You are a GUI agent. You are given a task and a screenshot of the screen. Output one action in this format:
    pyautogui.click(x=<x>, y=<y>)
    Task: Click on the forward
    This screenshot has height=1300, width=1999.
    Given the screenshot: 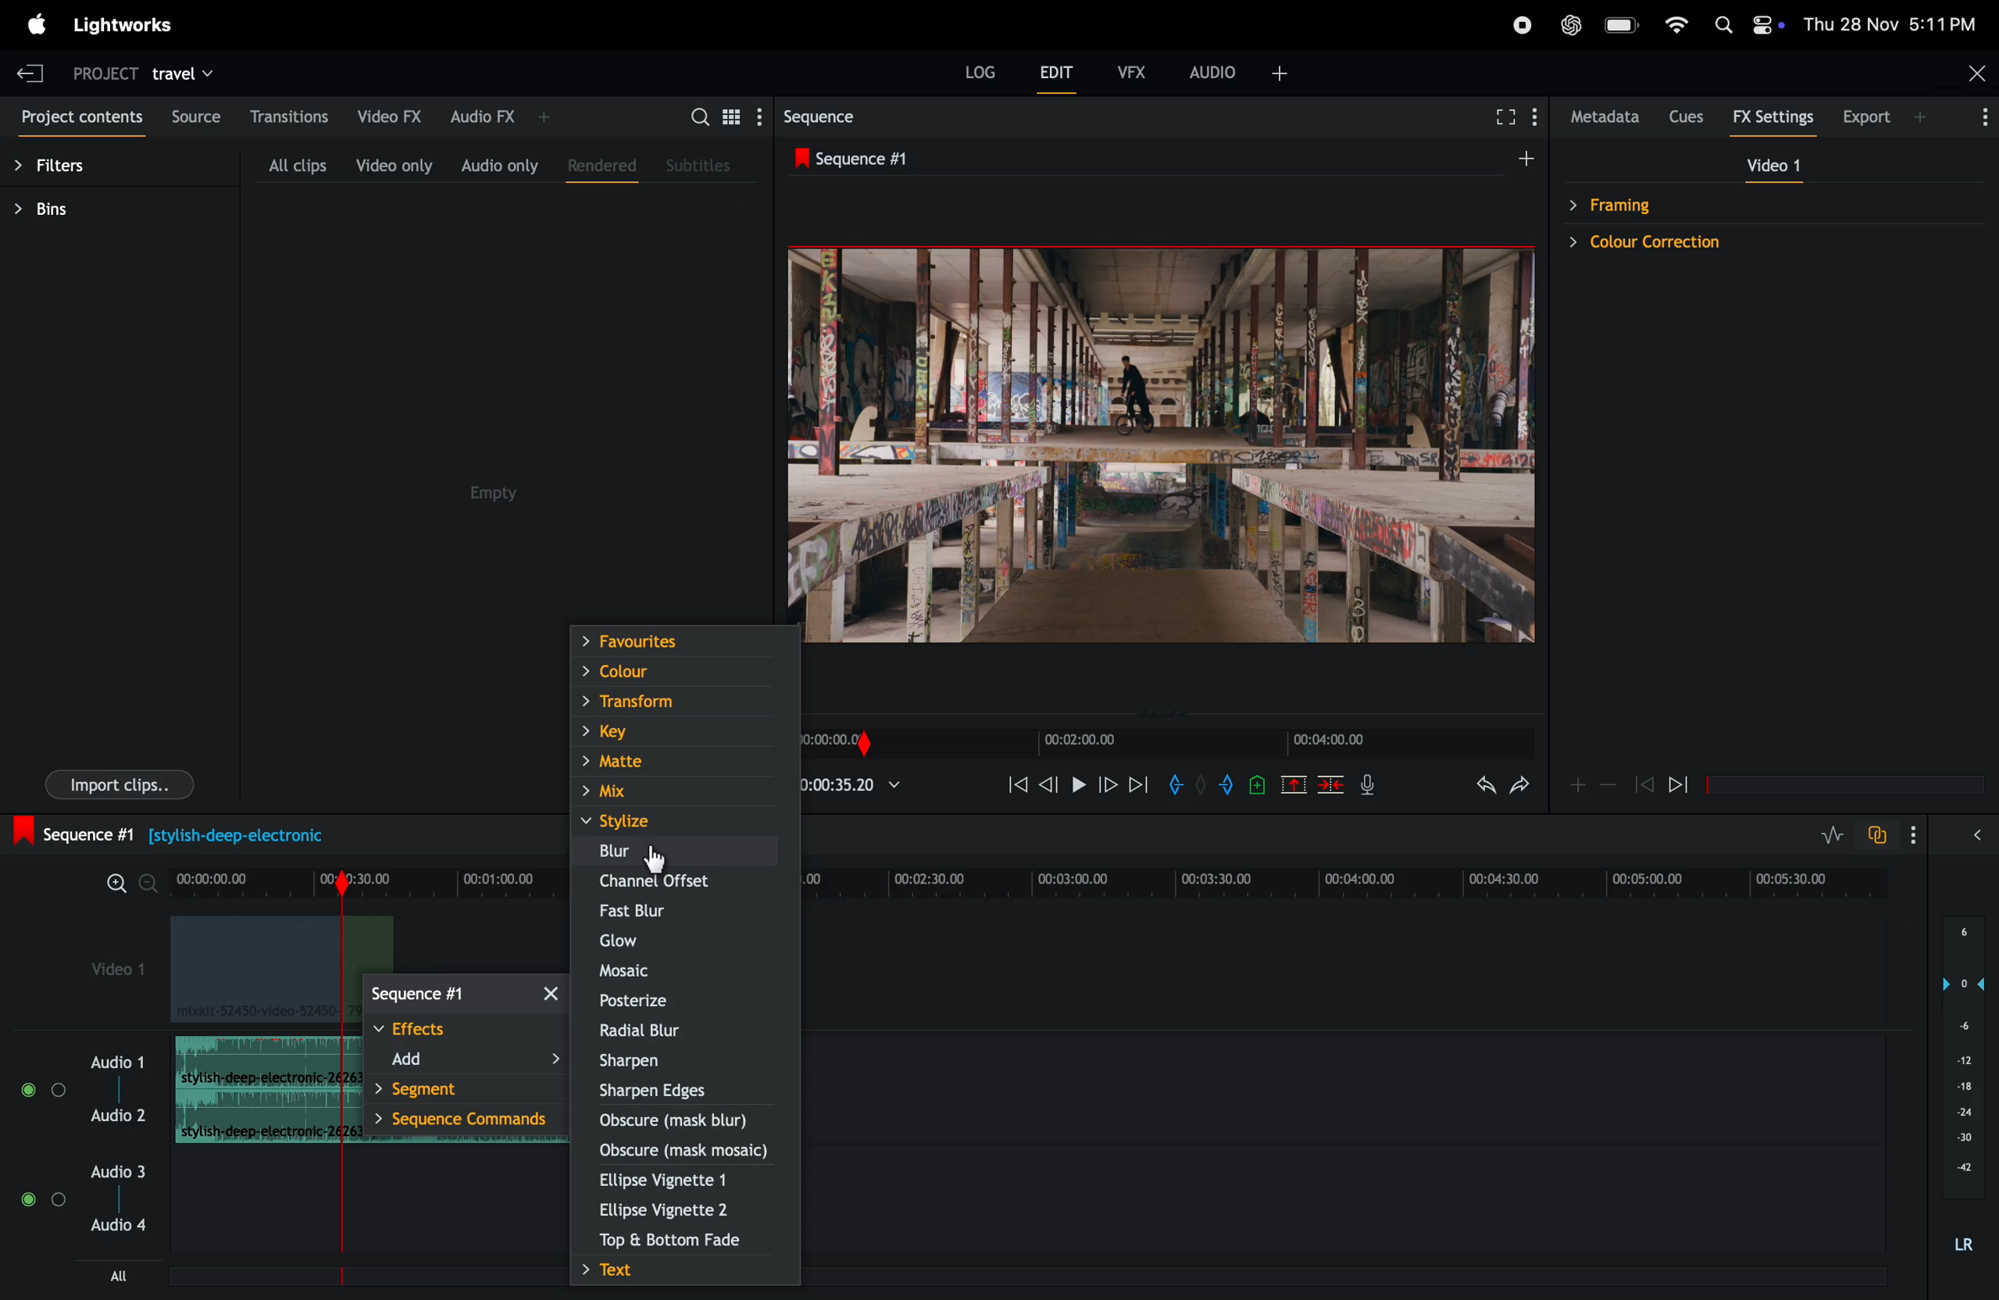 What is the action you would take?
    pyautogui.click(x=1687, y=784)
    